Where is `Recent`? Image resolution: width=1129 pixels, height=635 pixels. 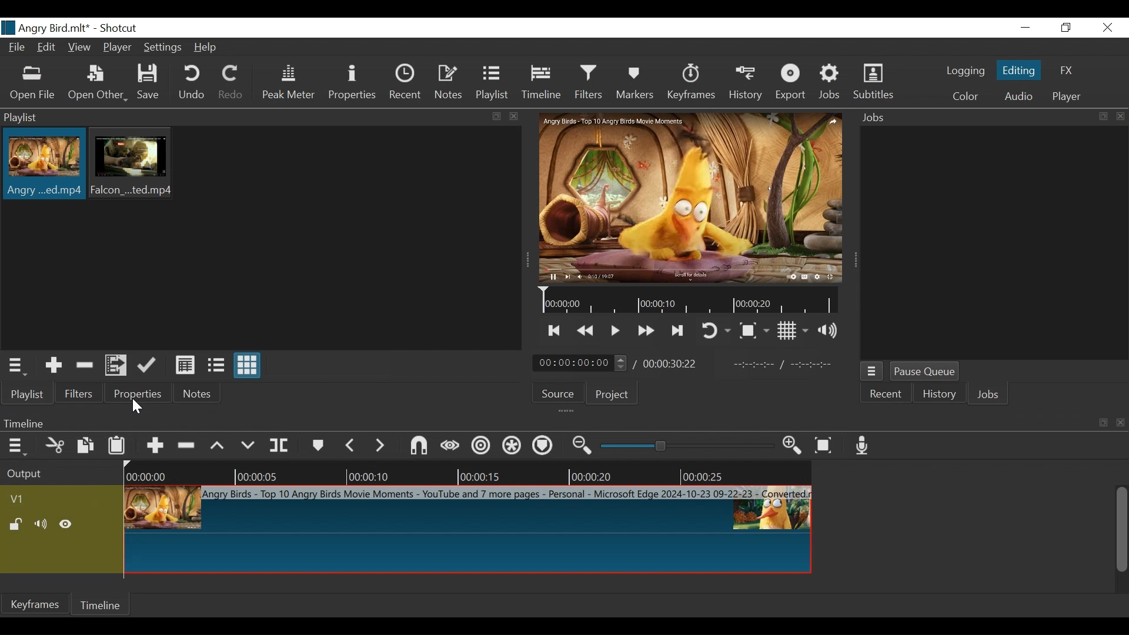
Recent is located at coordinates (405, 85).